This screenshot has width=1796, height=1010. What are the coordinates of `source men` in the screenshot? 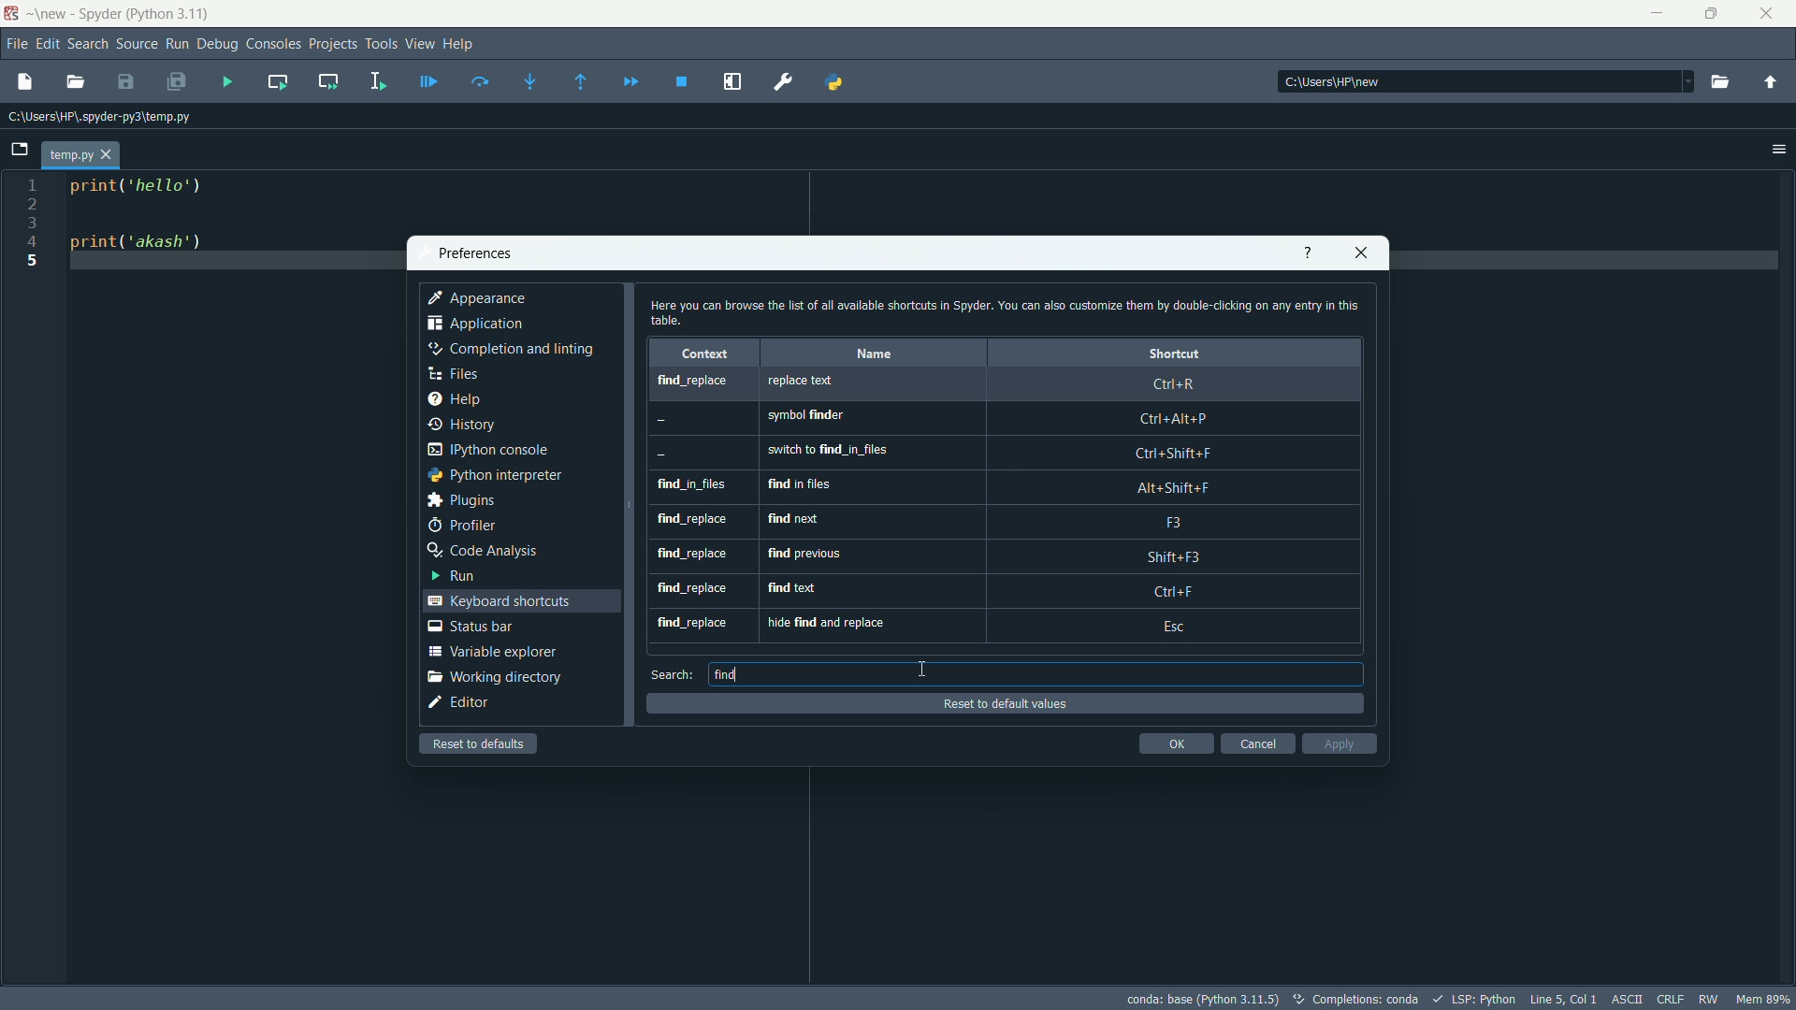 It's located at (135, 42).